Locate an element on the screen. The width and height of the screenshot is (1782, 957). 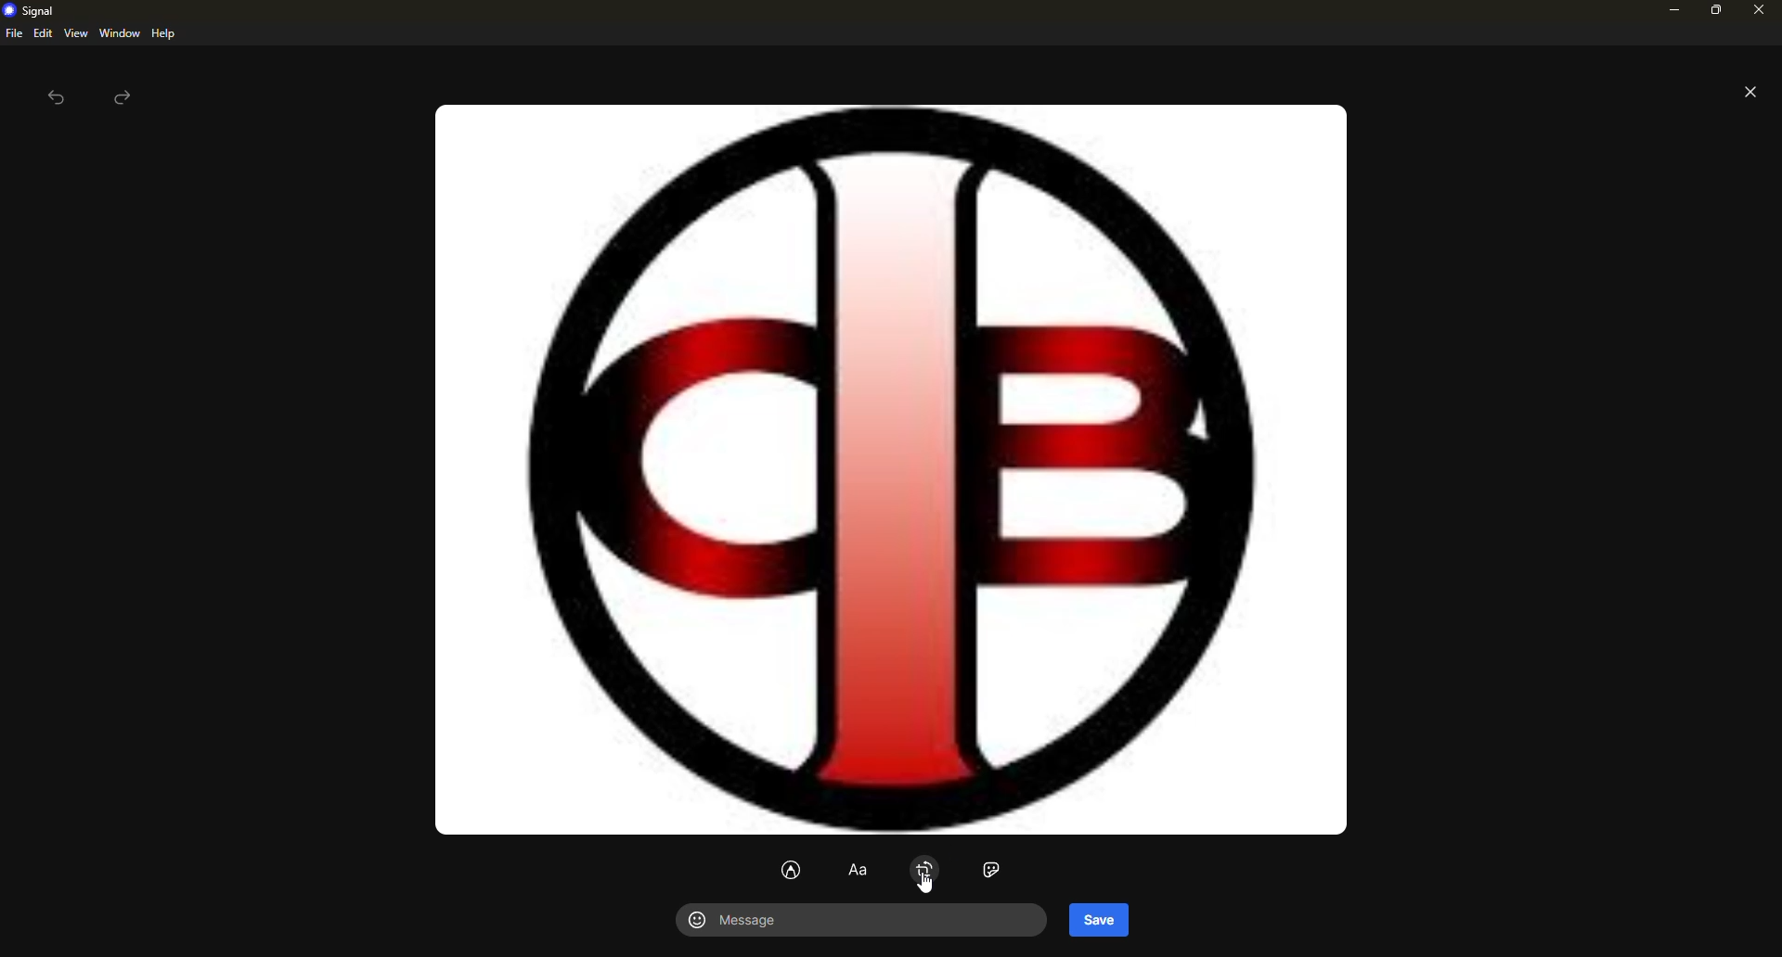
cursor is located at coordinates (1182, 874).